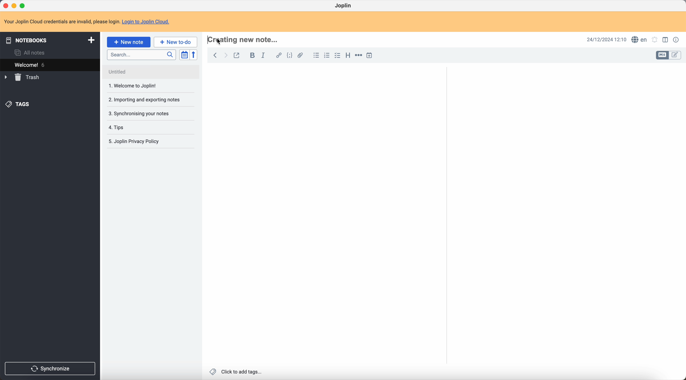 Image resolution: width=686 pixels, height=380 pixels. What do you see at coordinates (194, 55) in the screenshot?
I see `reverse sort order` at bounding box center [194, 55].